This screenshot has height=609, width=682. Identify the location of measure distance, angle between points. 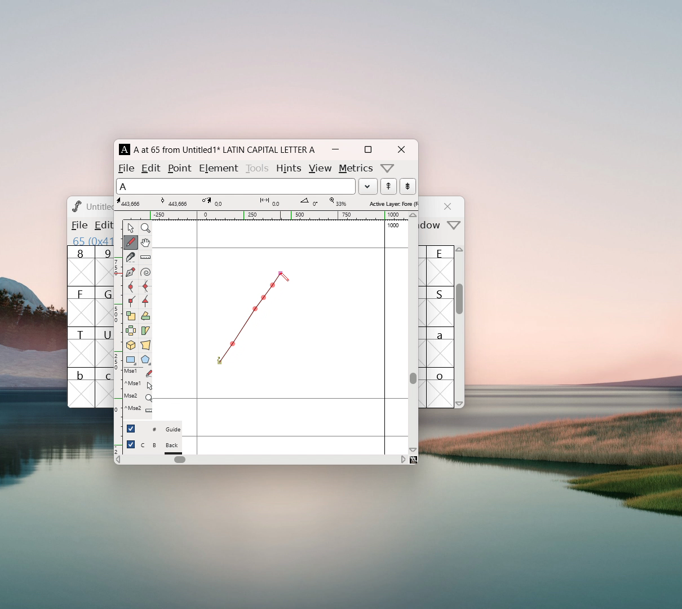
(145, 258).